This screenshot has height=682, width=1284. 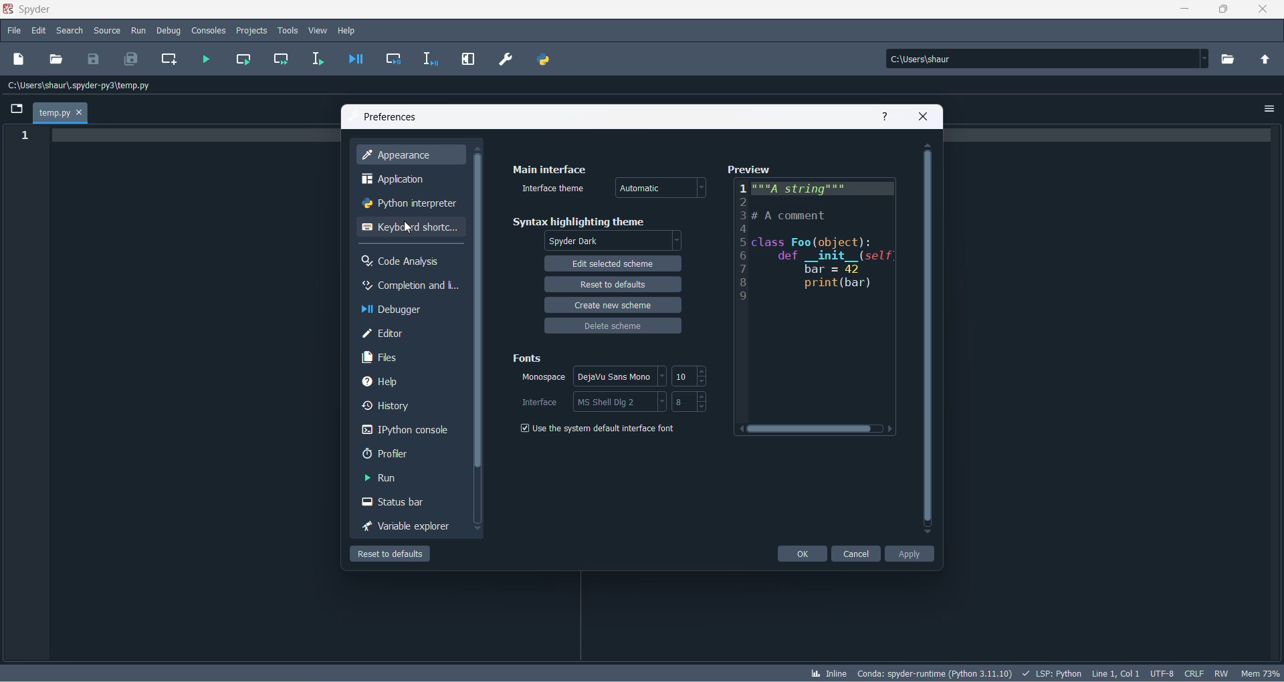 What do you see at coordinates (827, 673) in the screenshot?
I see `inline` at bounding box center [827, 673].